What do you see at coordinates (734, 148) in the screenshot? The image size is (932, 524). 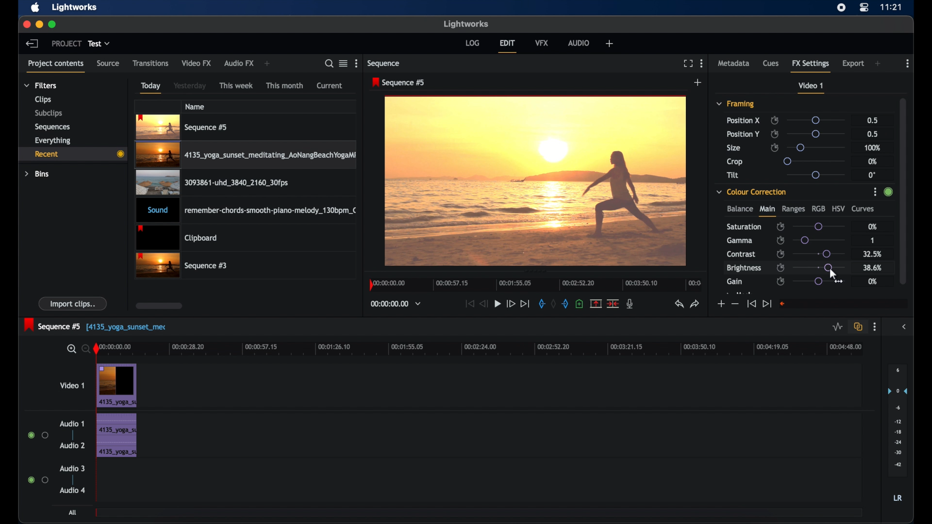 I see `size` at bounding box center [734, 148].